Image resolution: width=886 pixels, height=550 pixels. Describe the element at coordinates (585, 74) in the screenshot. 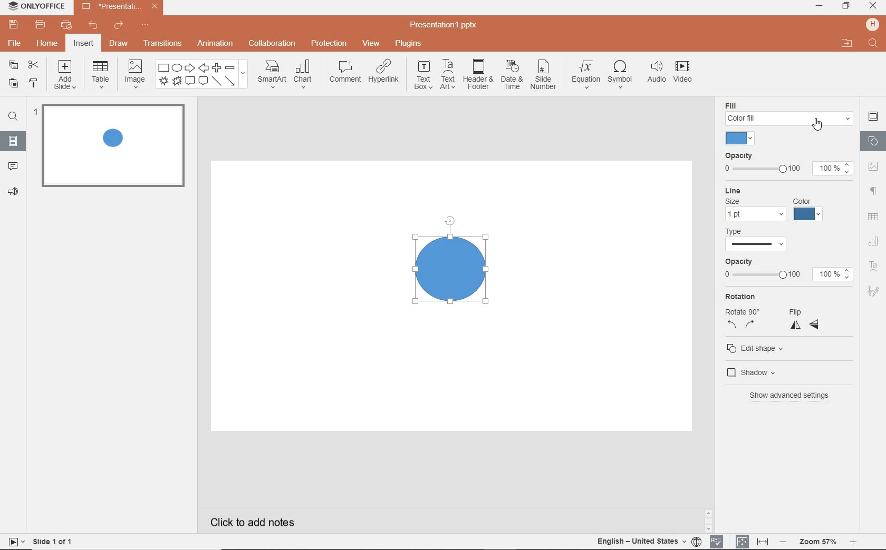

I see `equation` at that location.